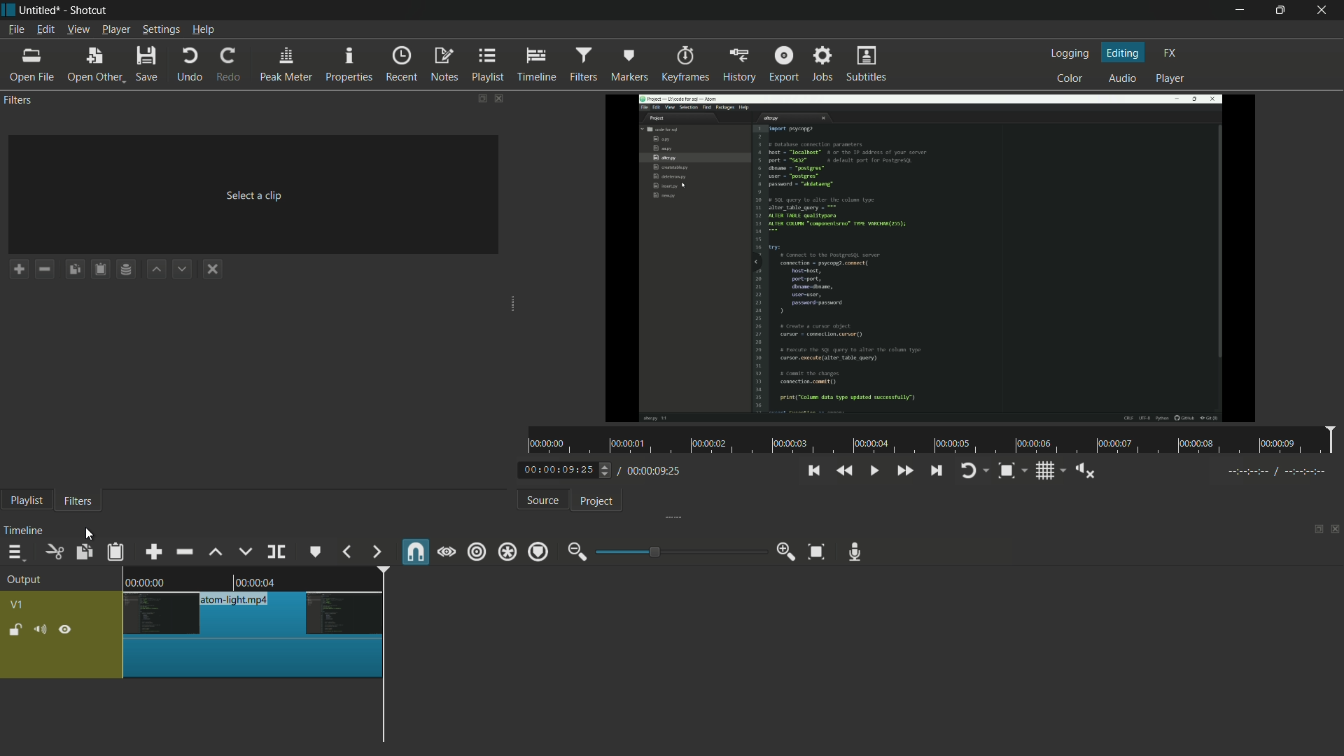  I want to click on move filter up, so click(158, 270).